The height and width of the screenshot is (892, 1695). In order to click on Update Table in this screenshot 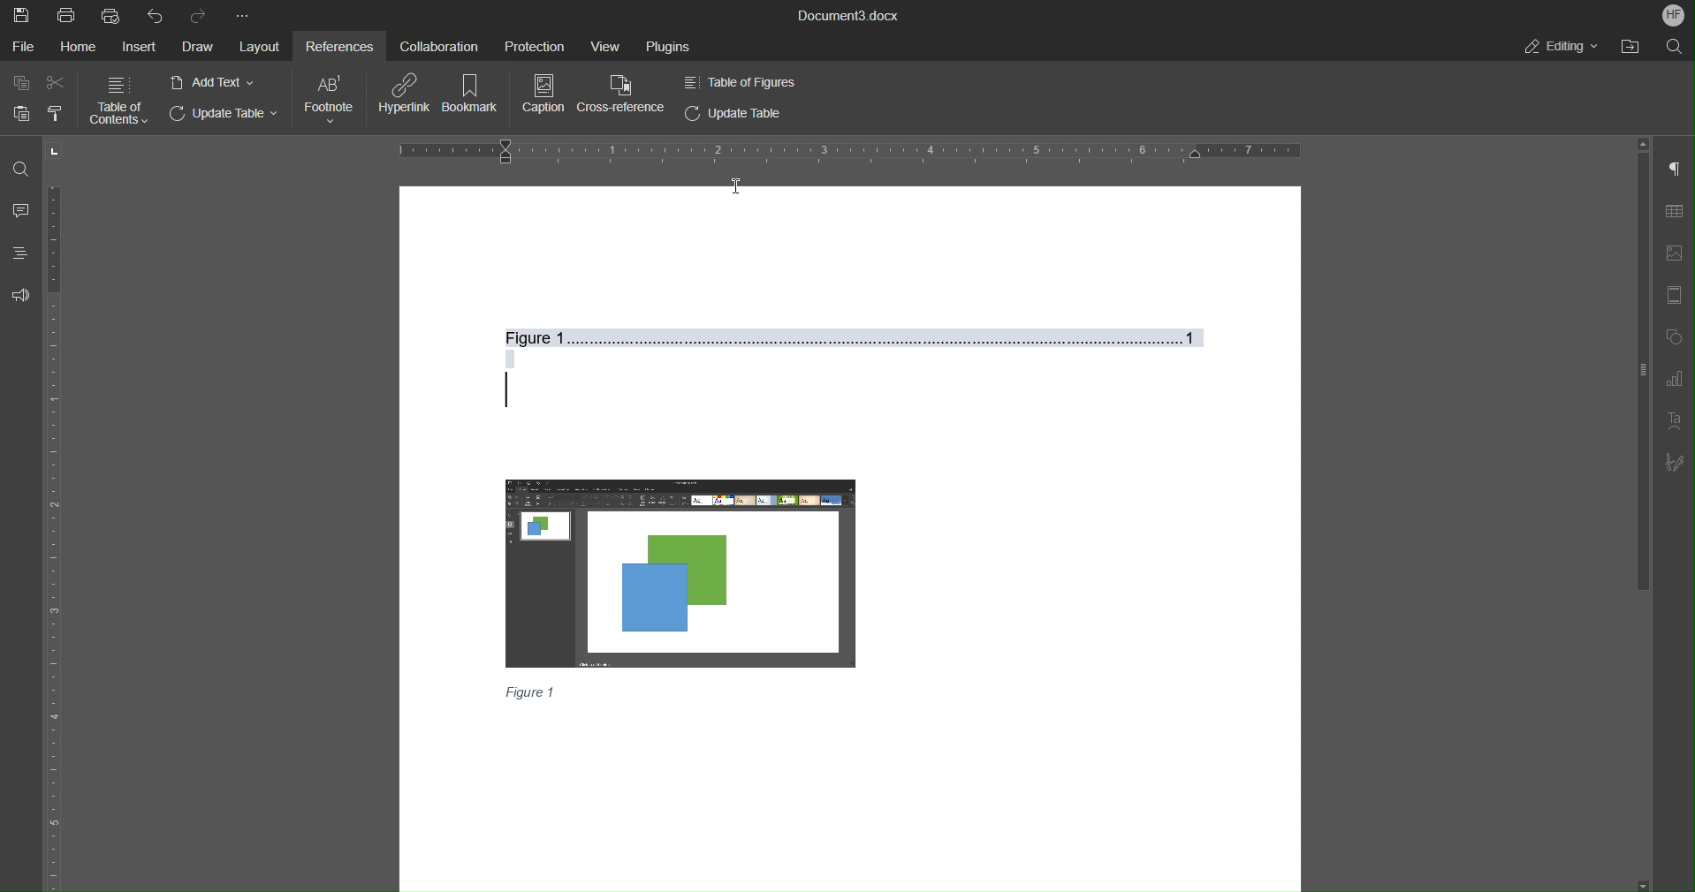, I will do `click(734, 113)`.